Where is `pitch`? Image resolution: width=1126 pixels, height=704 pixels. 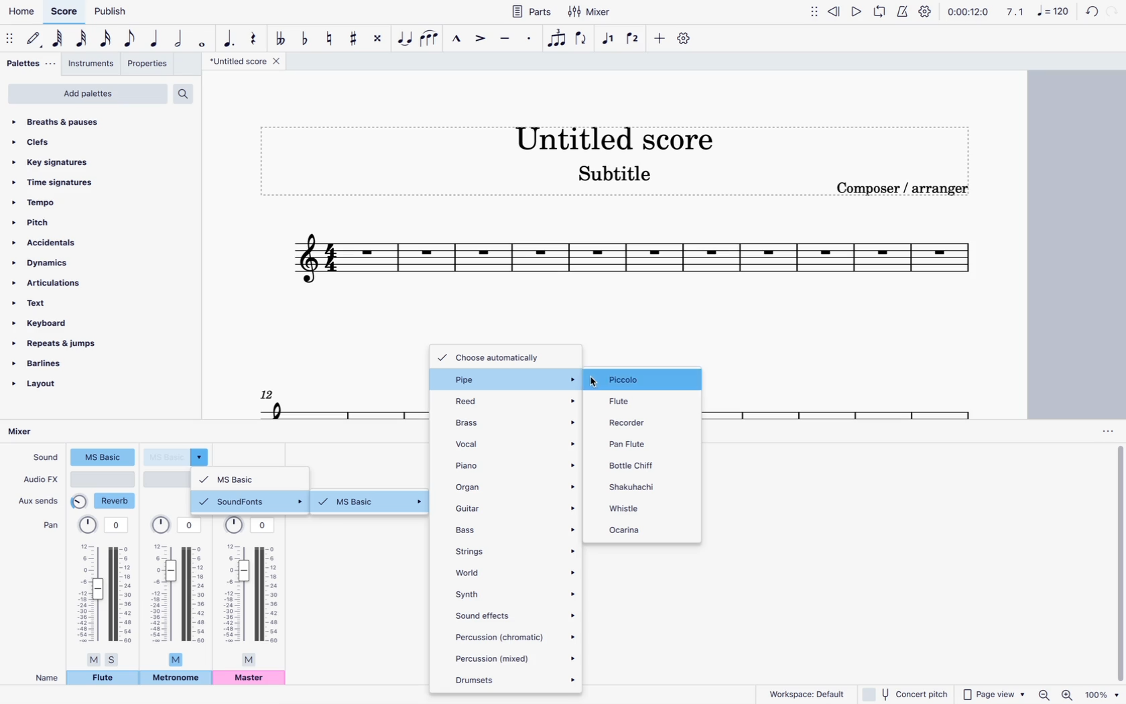 pitch is located at coordinates (78, 222).